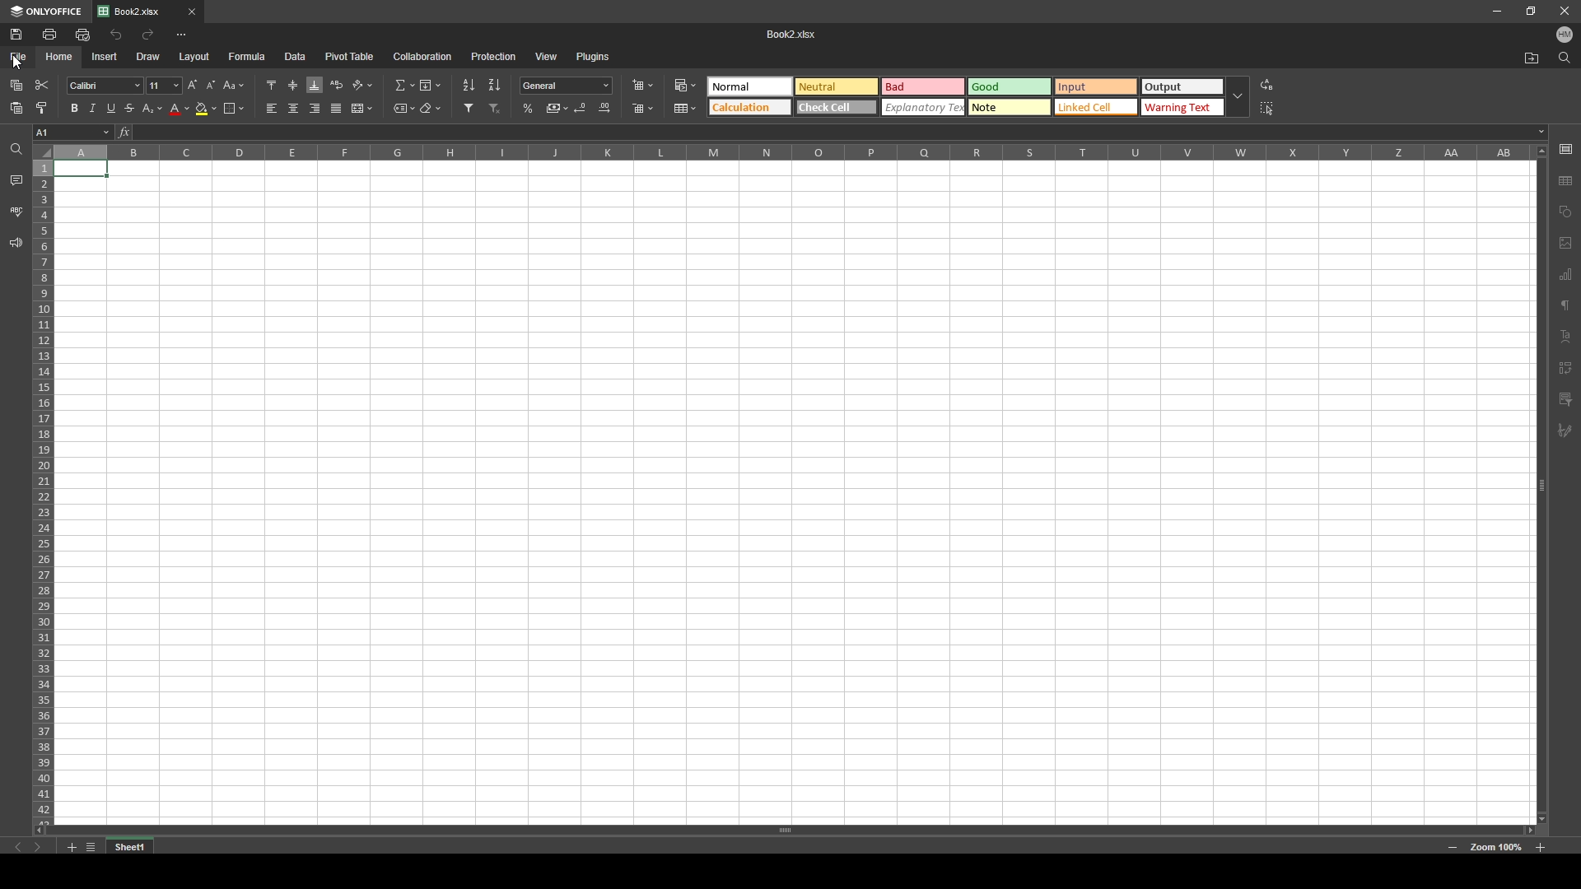 This screenshot has width=1581, height=889. Describe the element at coordinates (15, 243) in the screenshot. I see `support` at that location.